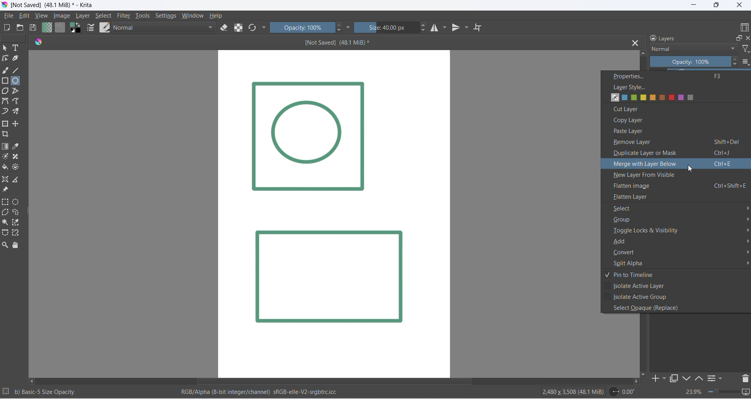 Image resolution: width=751 pixels, height=399 pixels. What do you see at coordinates (675, 133) in the screenshot?
I see `paste layer` at bounding box center [675, 133].